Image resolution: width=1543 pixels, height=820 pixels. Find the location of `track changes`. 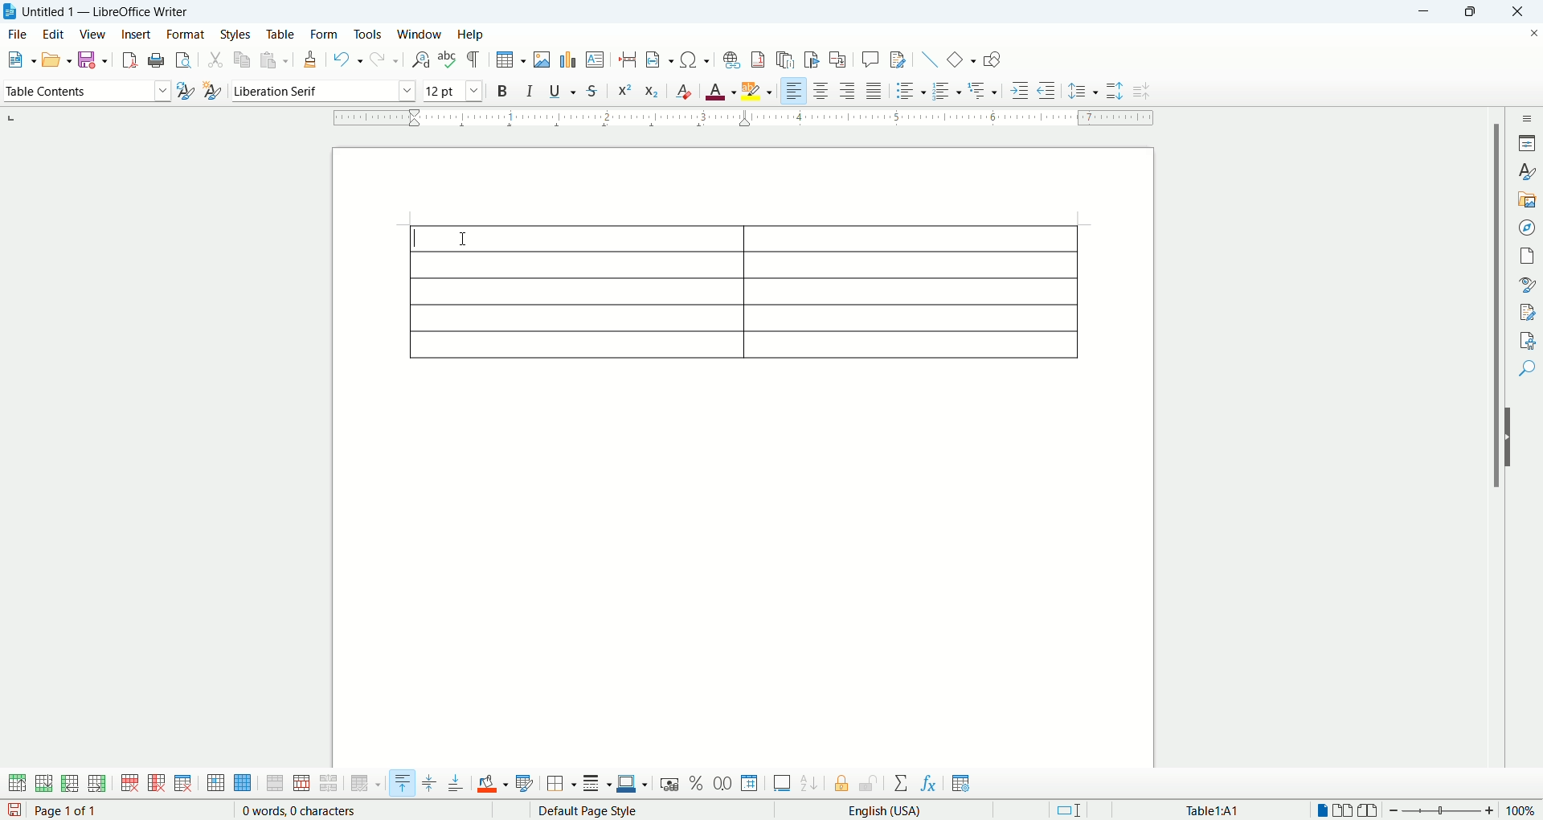

track changes is located at coordinates (899, 59).